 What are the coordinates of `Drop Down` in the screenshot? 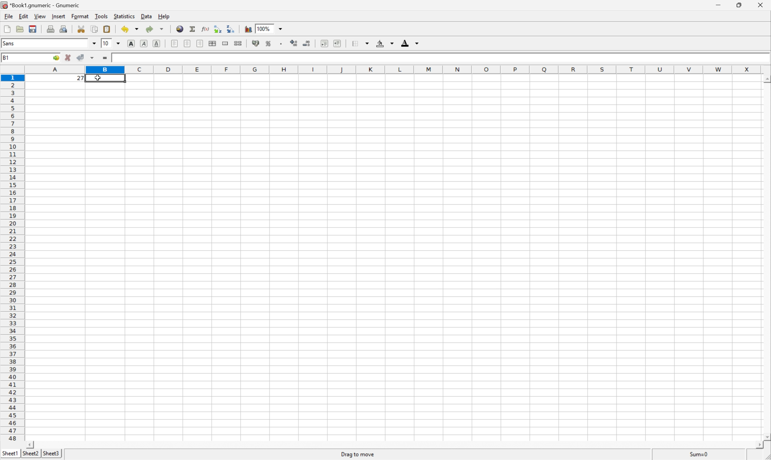 It's located at (281, 28).